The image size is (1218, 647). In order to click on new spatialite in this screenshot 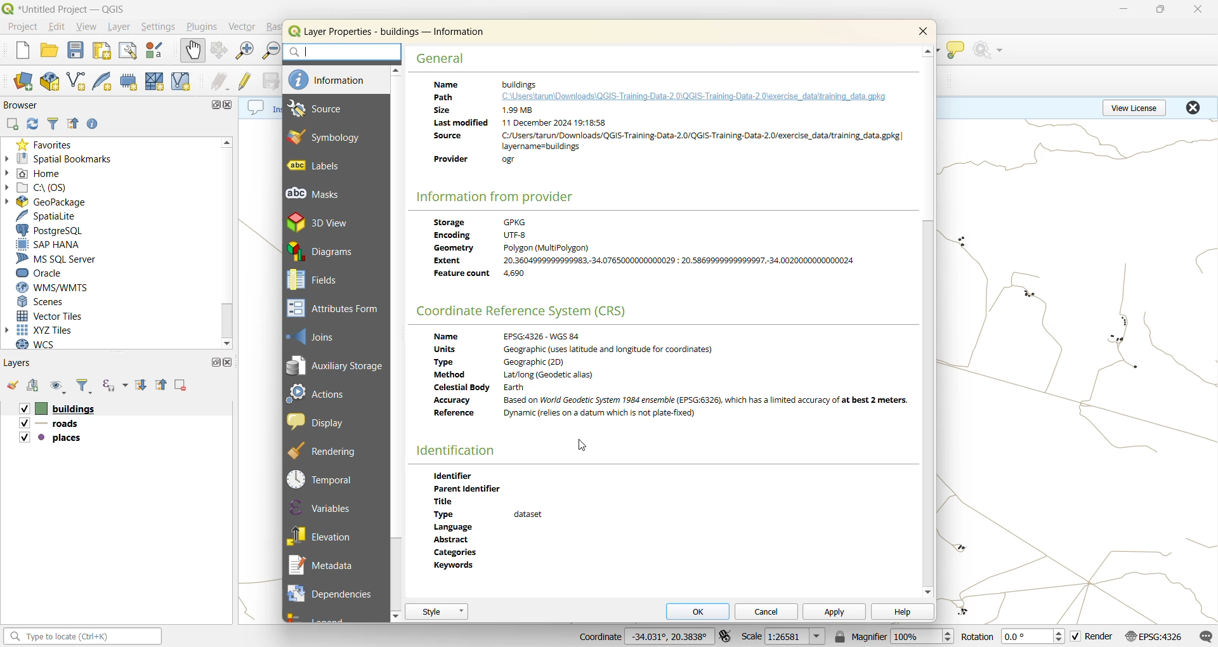, I will do `click(102, 81)`.